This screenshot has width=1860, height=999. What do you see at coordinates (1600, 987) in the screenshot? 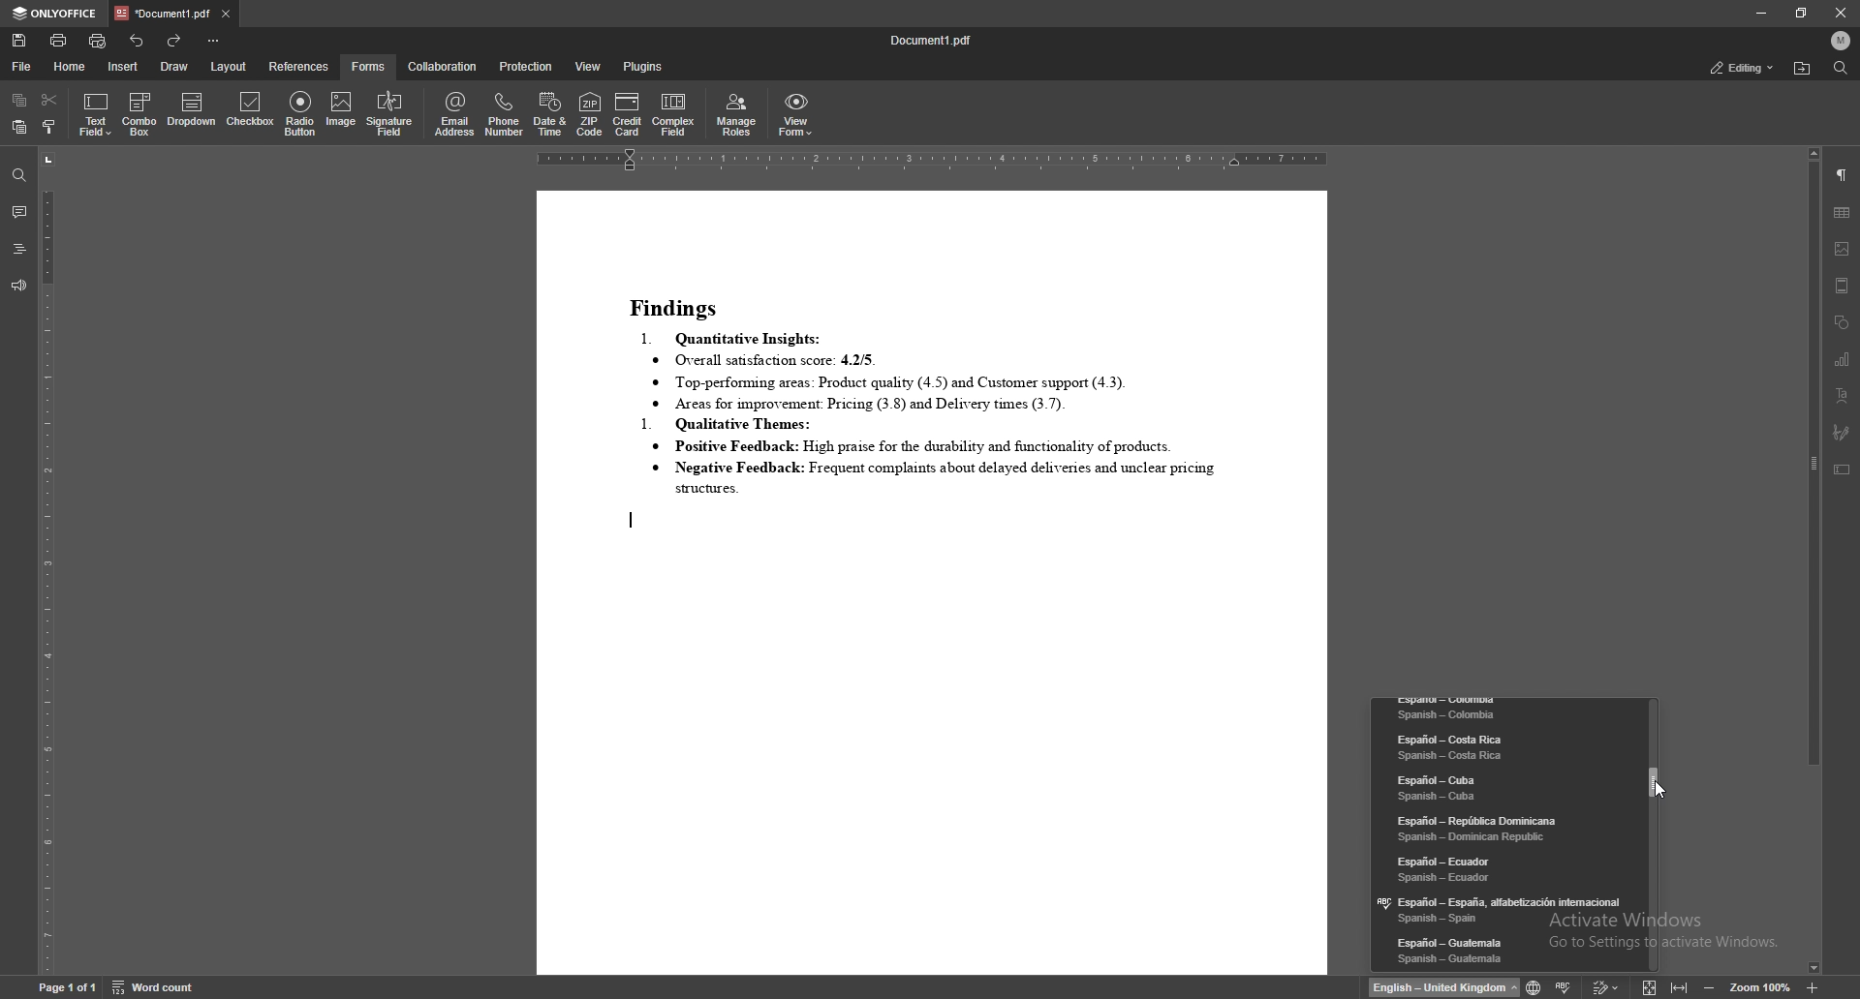
I see `track change` at bounding box center [1600, 987].